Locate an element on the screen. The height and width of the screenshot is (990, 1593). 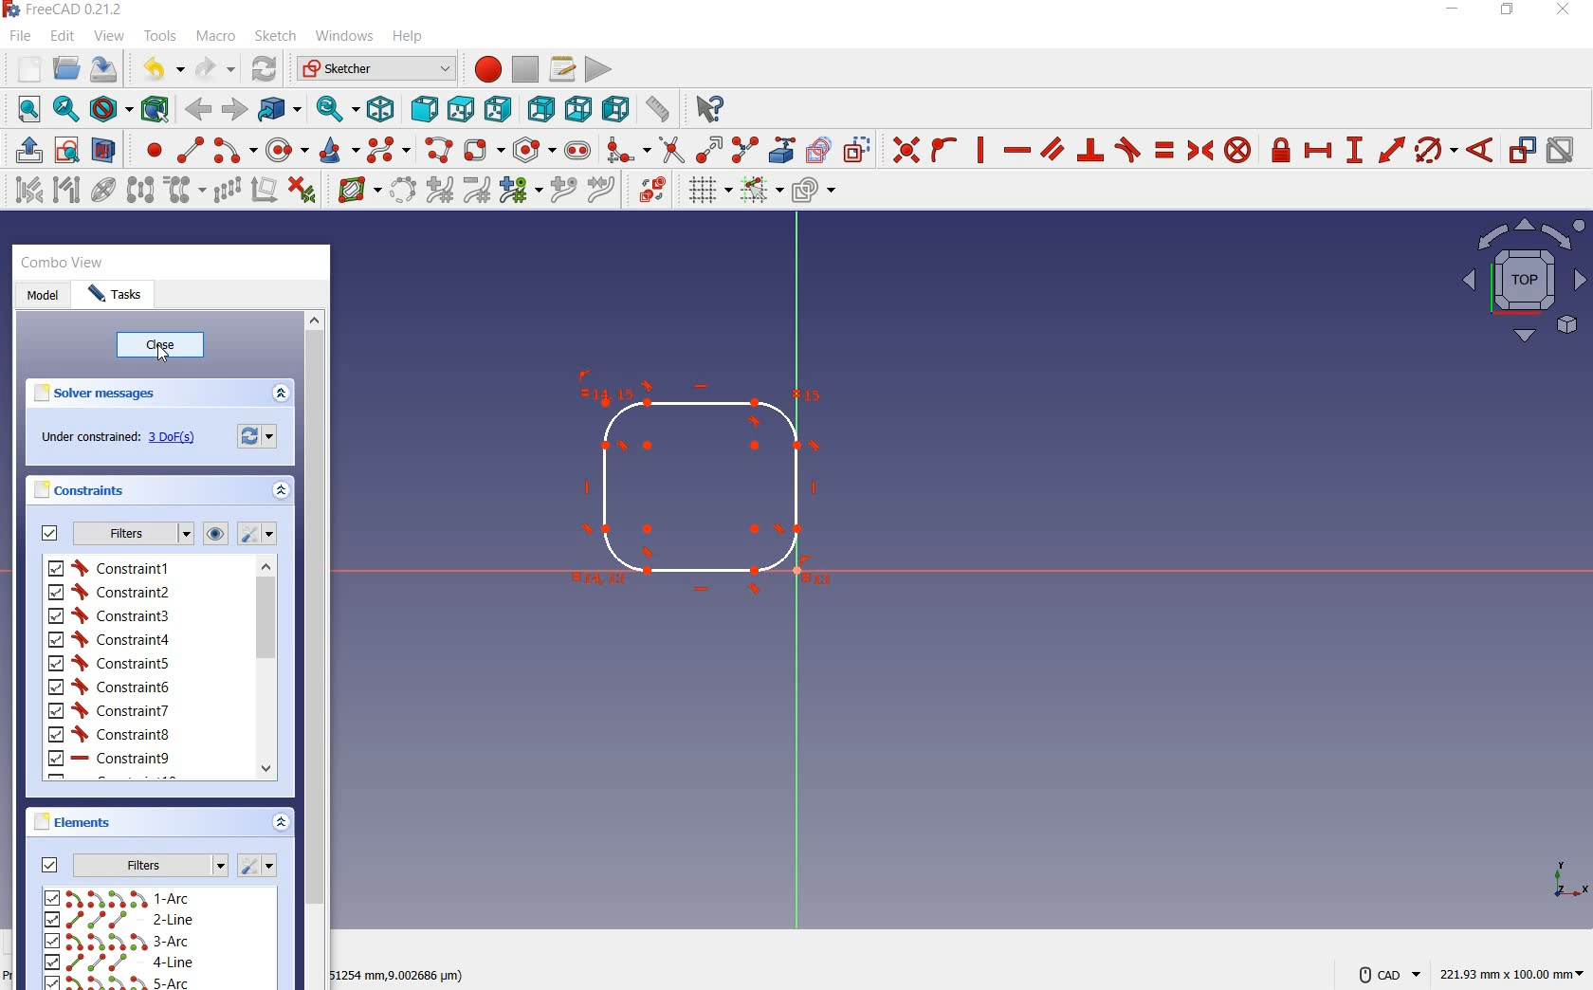
refresh is located at coordinates (265, 67).